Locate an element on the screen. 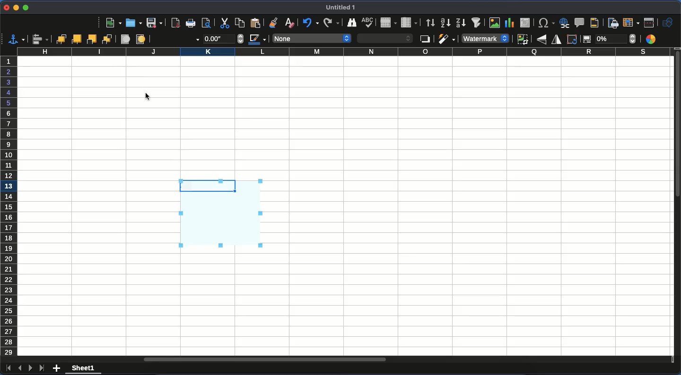 The height and width of the screenshot is (375, 681). show draw function is located at coordinates (668, 23).